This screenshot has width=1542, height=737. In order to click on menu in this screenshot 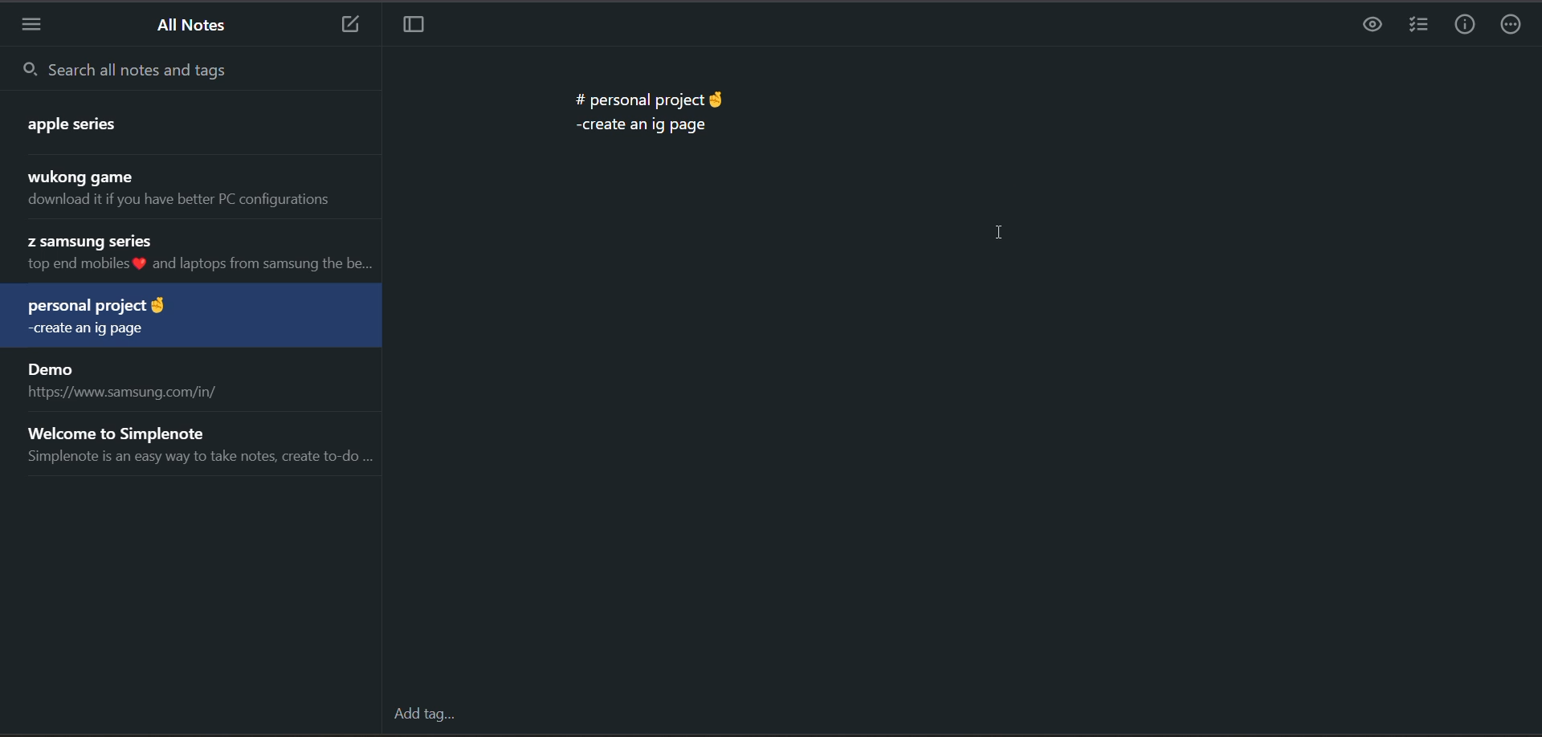, I will do `click(35, 29)`.